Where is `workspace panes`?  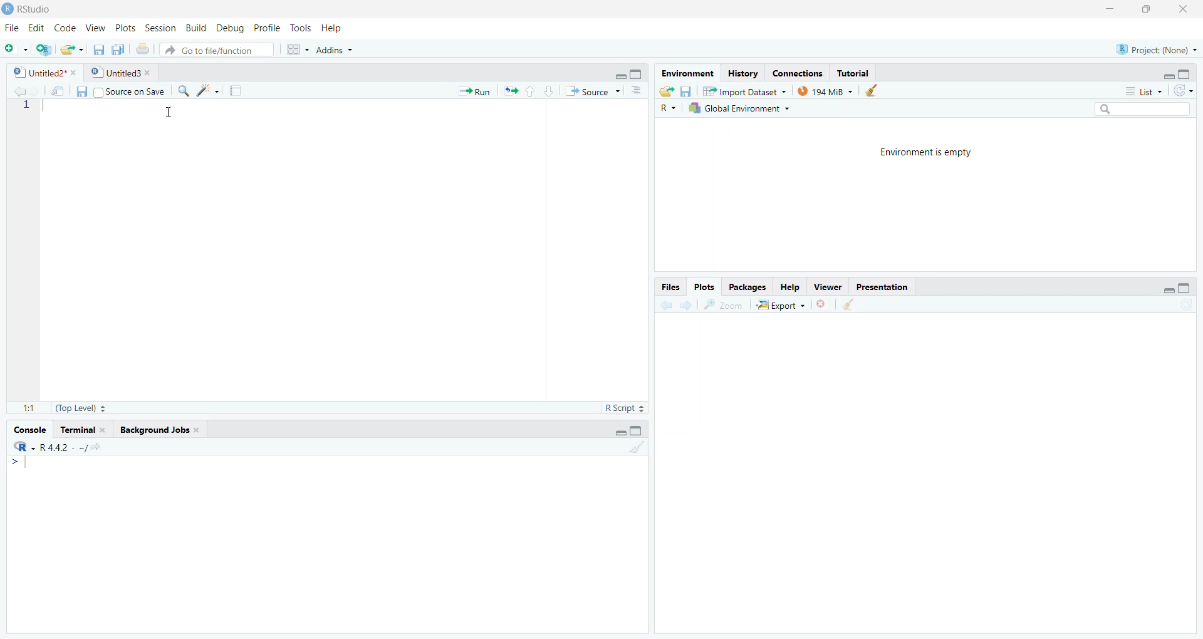
workspace panes is located at coordinates (299, 49).